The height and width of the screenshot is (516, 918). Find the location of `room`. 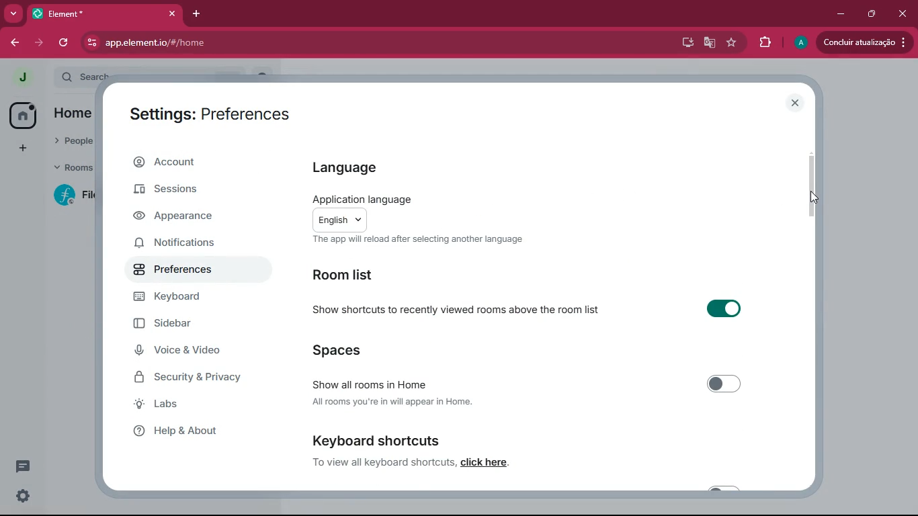

room is located at coordinates (71, 195).